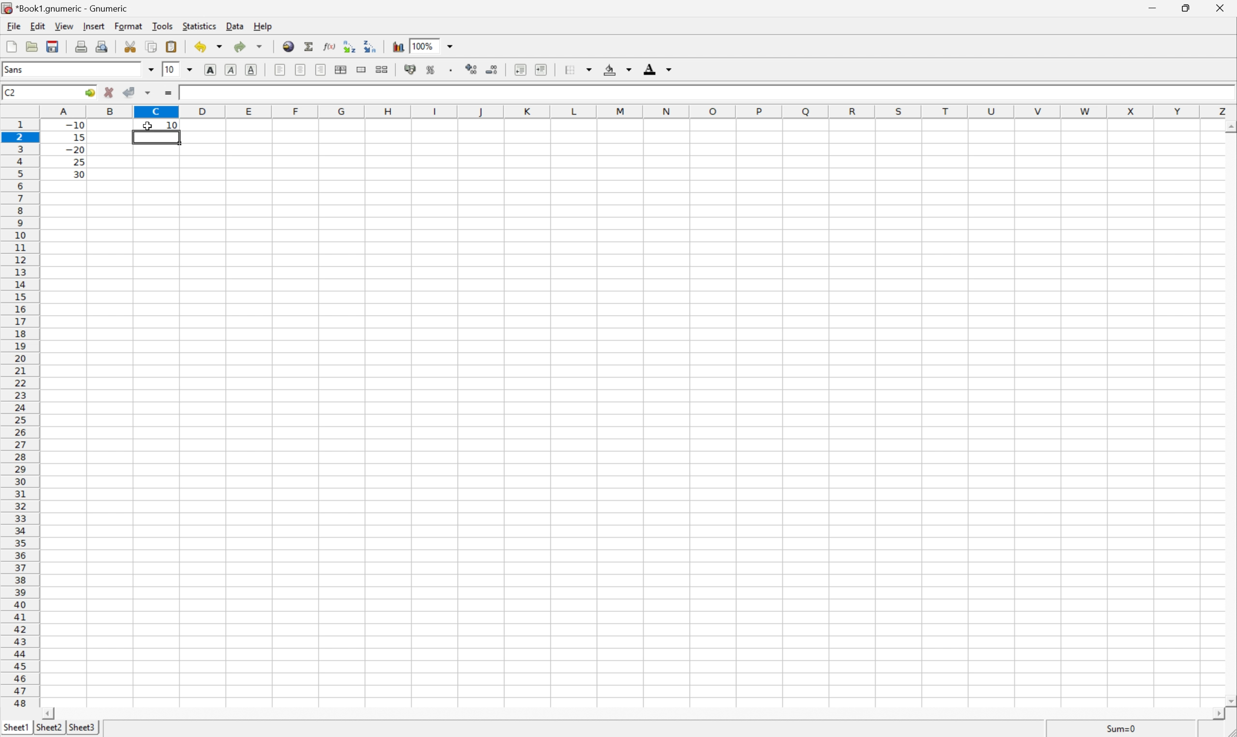 The height and width of the screenshot is (737, 1237). Describe the element at coordinates (309, 46) in the screenshot. I see `Sum into the current cell` at that location.